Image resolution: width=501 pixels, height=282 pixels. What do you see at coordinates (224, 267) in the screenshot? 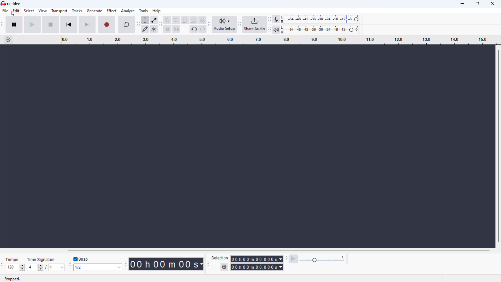
I see `selection settings` at bounding box center [224, 267].